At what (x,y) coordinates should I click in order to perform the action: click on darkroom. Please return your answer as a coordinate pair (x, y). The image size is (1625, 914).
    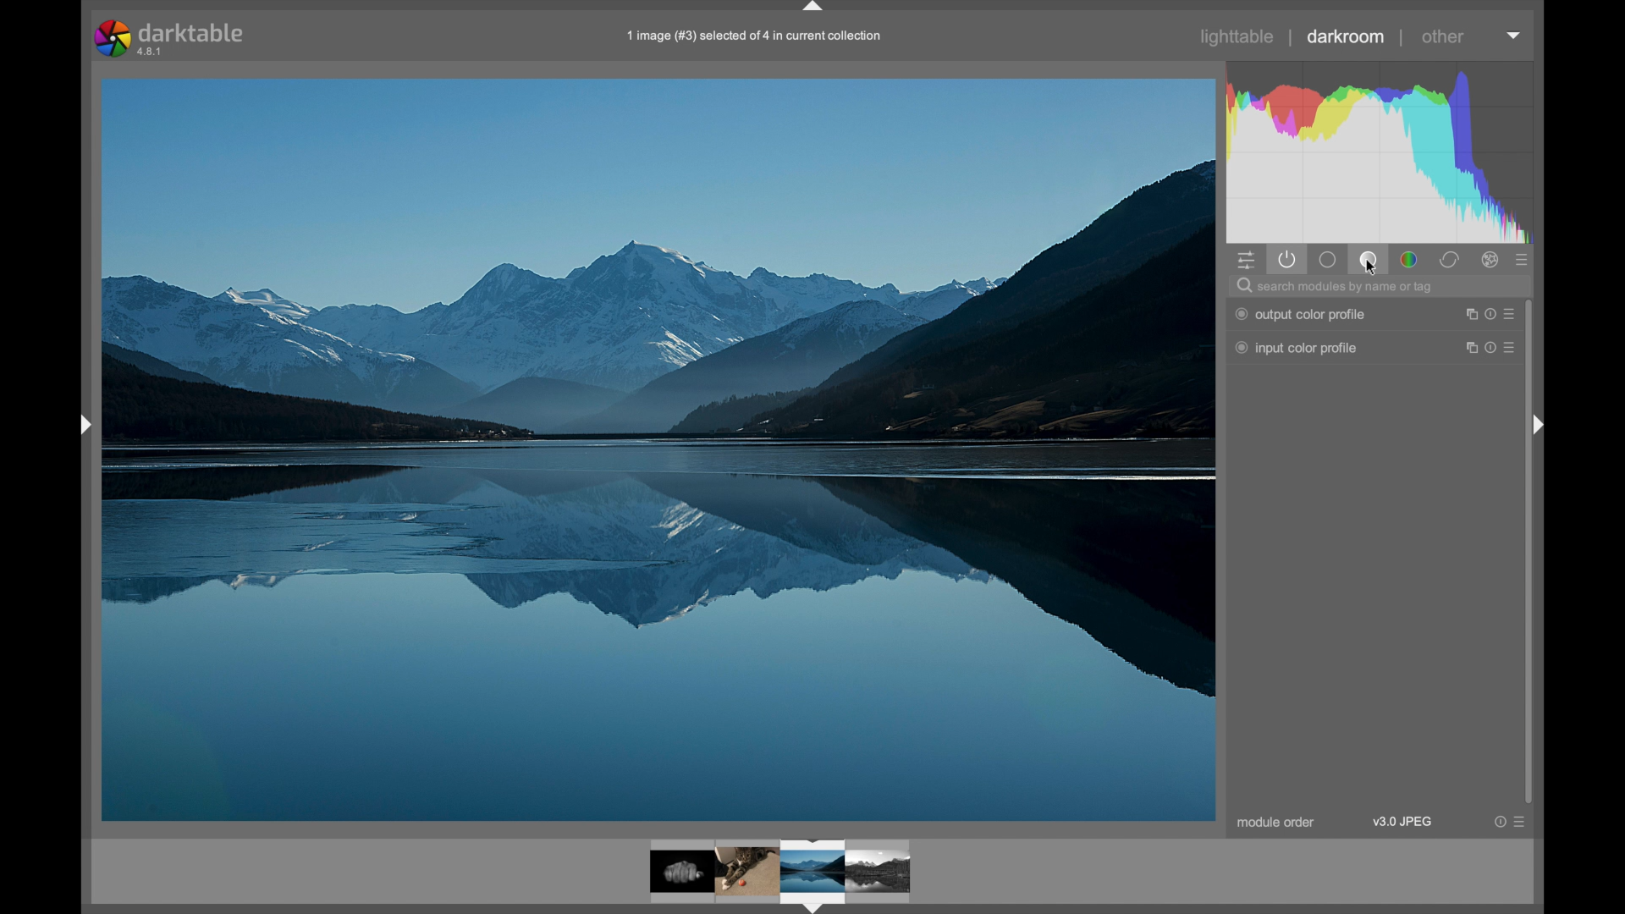
    Looking at the image, I should click on (1347, 37).